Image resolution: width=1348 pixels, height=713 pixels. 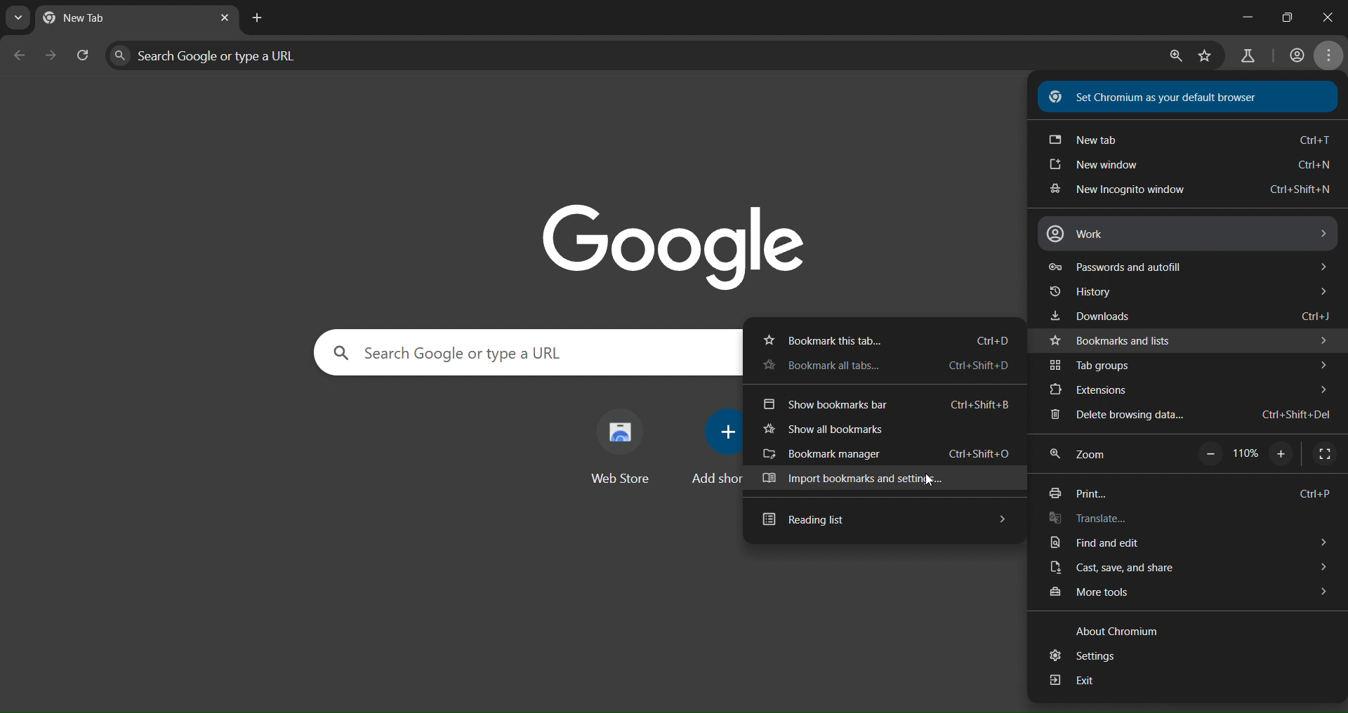 I want to click on add shortcut, so click(x=713, y=448).